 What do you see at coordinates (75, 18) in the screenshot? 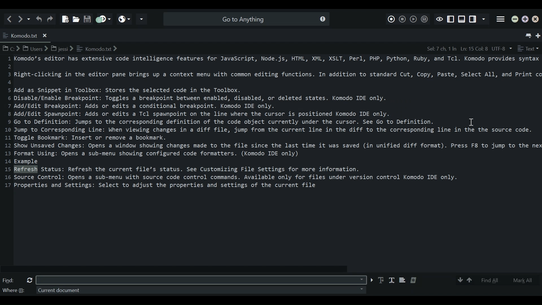
I see `Open` at bounding box center [75, 18].